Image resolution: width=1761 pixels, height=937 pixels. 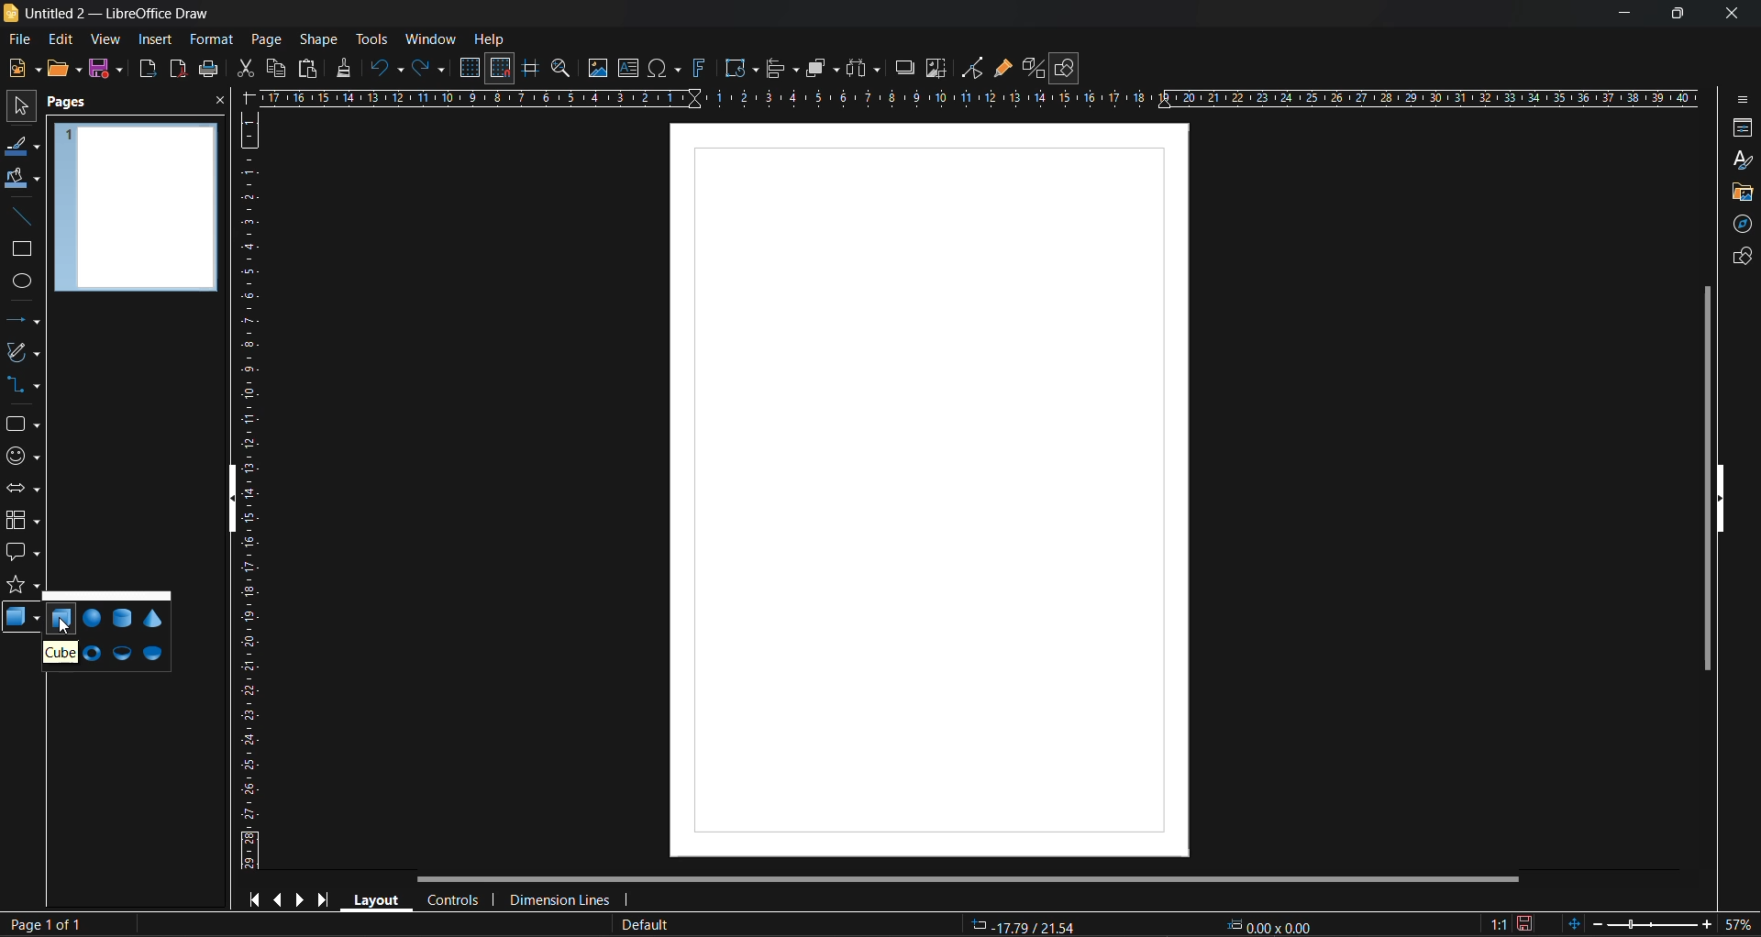 I want to click on fit to window, so click(x=1578, y=923).